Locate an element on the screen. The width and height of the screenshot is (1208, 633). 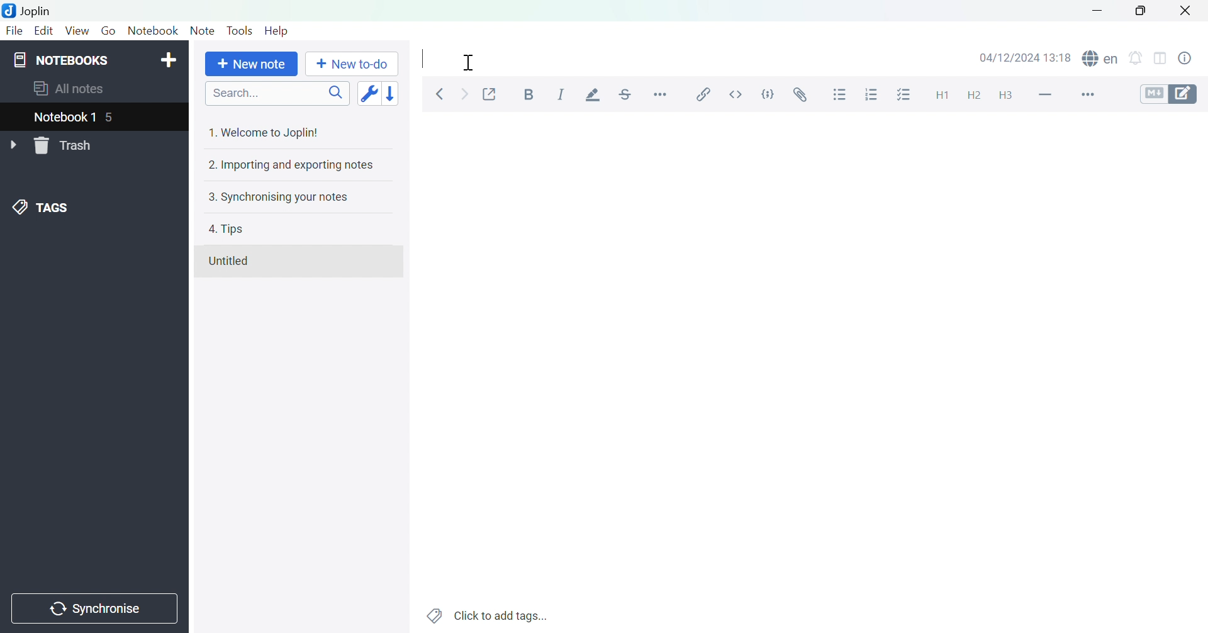
Horizontal line is located at coordinates (1045, 94).